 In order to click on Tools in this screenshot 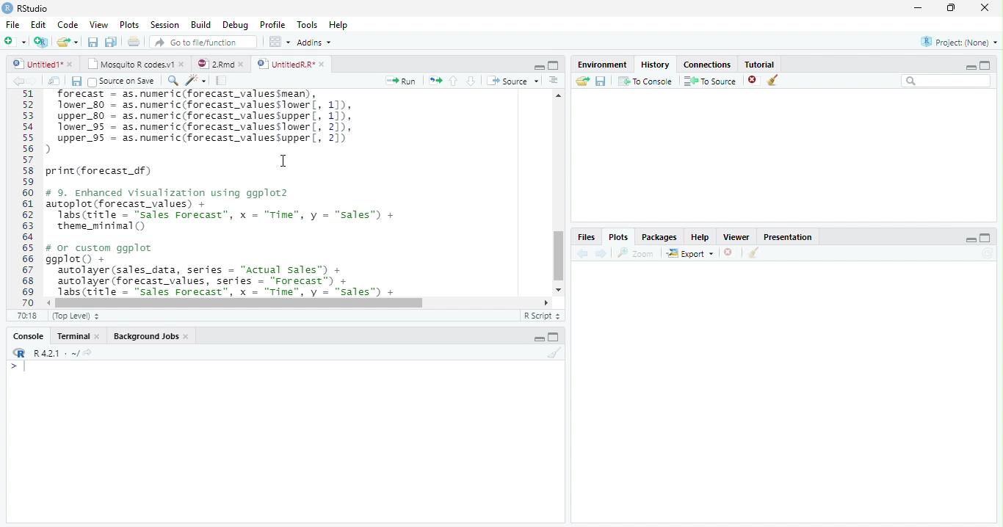, I will do `click(306, 24)`.